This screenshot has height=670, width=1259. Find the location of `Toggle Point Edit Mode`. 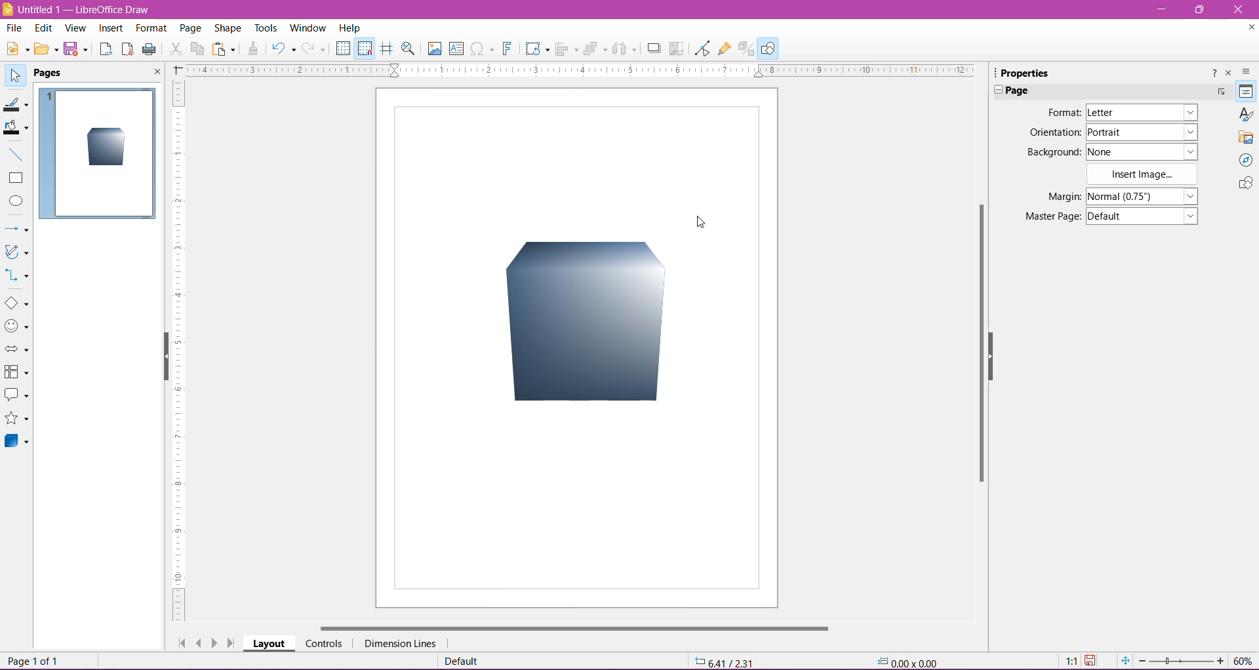

Toggle Point Edit Mode is located at coordinates (702, 49).